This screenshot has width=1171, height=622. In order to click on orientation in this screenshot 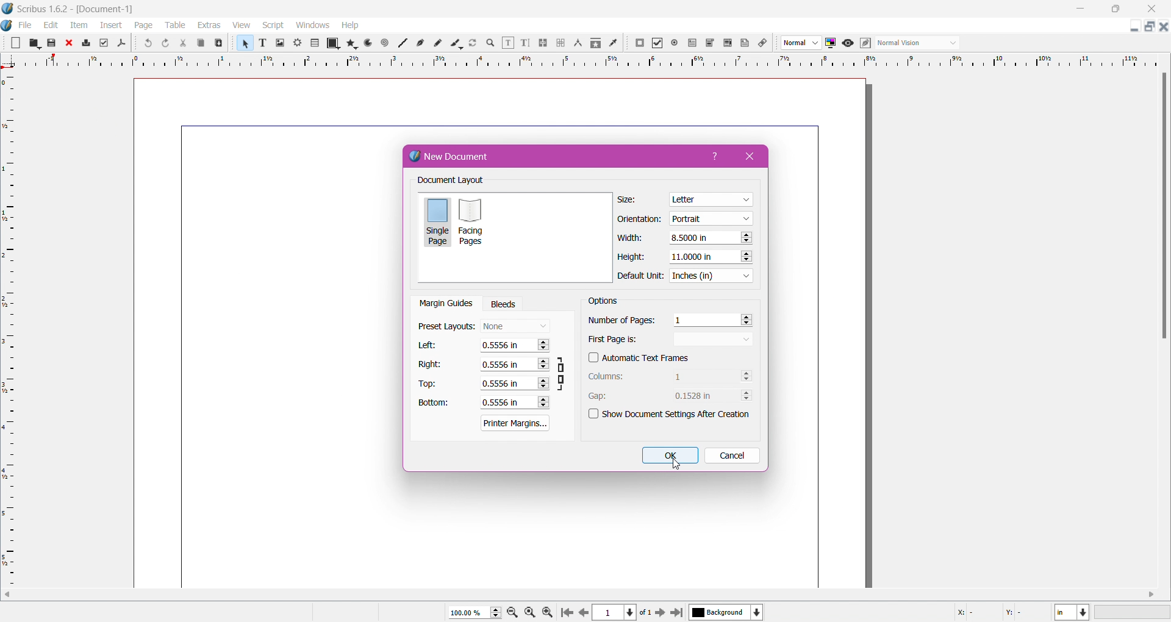, I will do `click(643, 219)`.